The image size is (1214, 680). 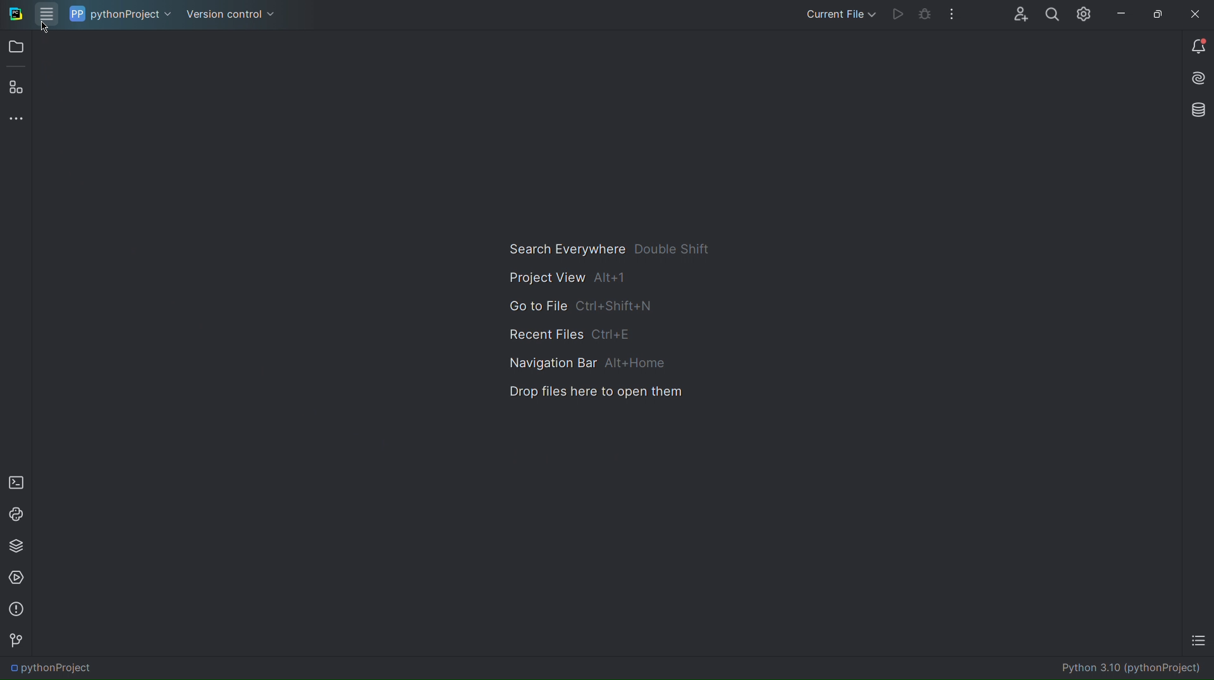 What do you see at coordinates (16, 610) in the screenshot?
I see `Problems` at bounding box center [16, 610].